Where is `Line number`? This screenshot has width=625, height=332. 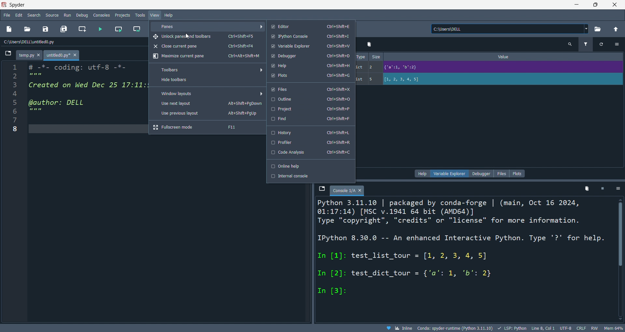
Line number is located at coordinates (14, 100).